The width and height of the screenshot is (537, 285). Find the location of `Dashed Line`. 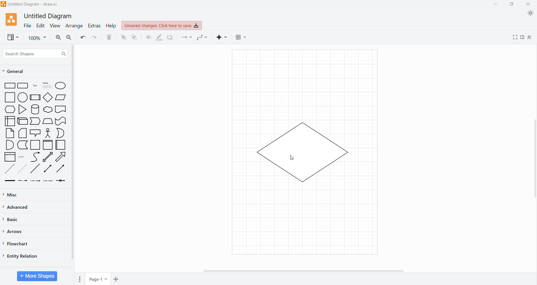

Dashed Line is located at coordinates (10, 170).